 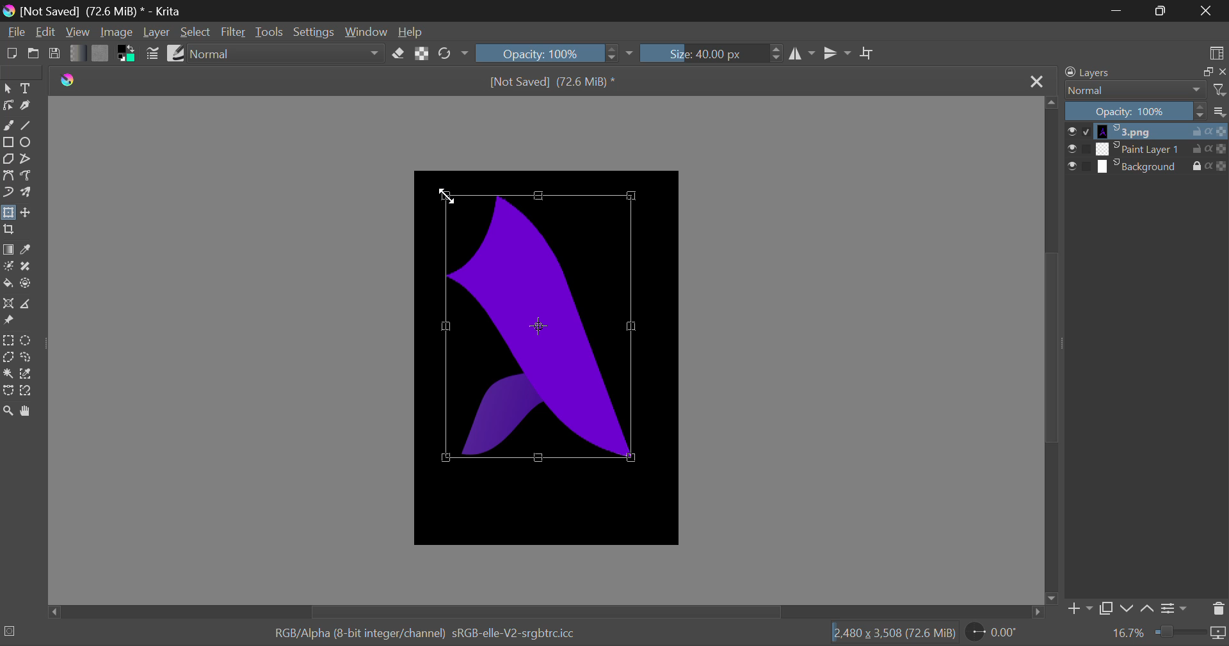 What do you see at coordinates (12, 54) in the screenshot?
I see `New` at bounding box center [12, 54].